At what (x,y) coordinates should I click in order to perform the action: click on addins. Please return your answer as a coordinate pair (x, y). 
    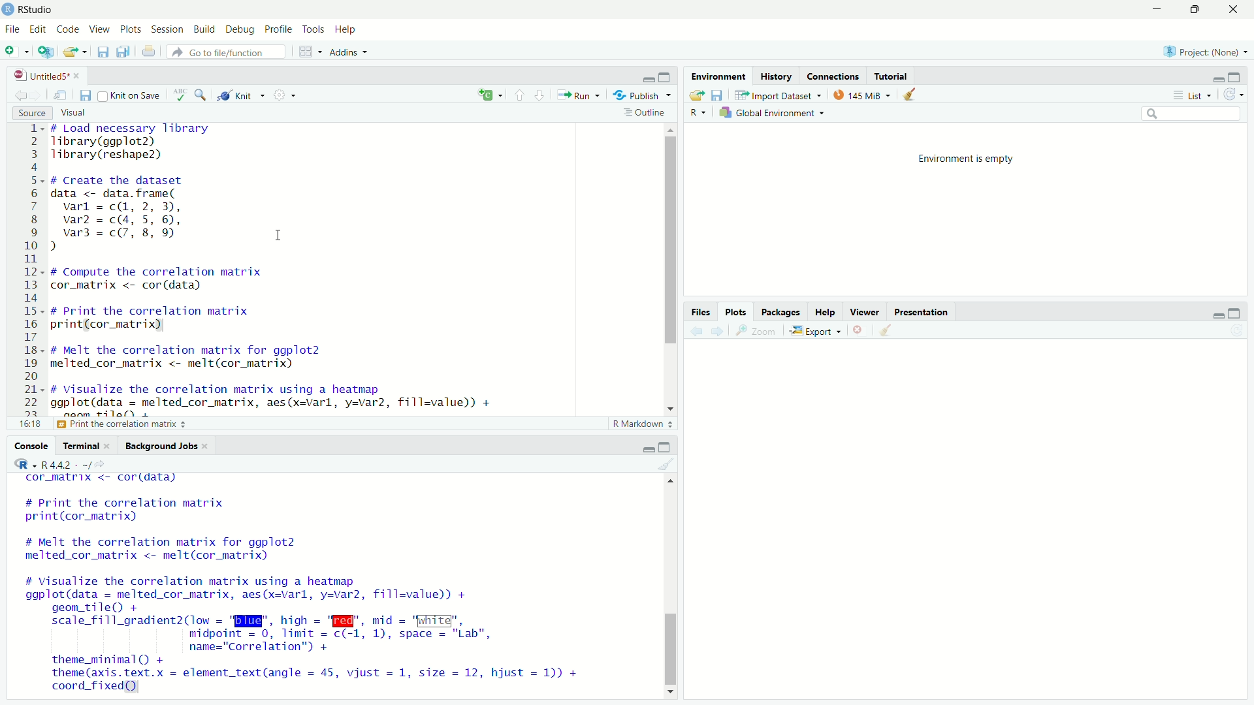
    Looking at the image, I should click on (349, 52).